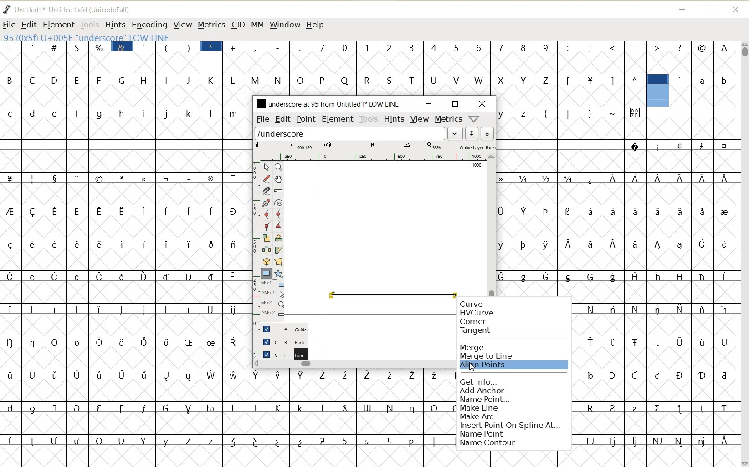 The width and height of the screenshot is (749, 467). Describe the element at coordinates (497, 357) in the screenshot. I see `merge to line` at that location.